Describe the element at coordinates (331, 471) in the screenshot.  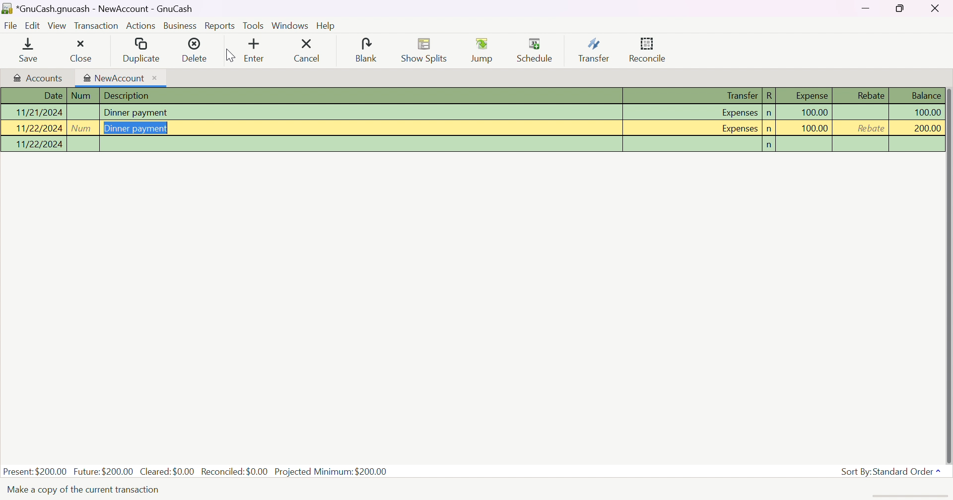
I see `Projected Minimum: $200.00` at that location.